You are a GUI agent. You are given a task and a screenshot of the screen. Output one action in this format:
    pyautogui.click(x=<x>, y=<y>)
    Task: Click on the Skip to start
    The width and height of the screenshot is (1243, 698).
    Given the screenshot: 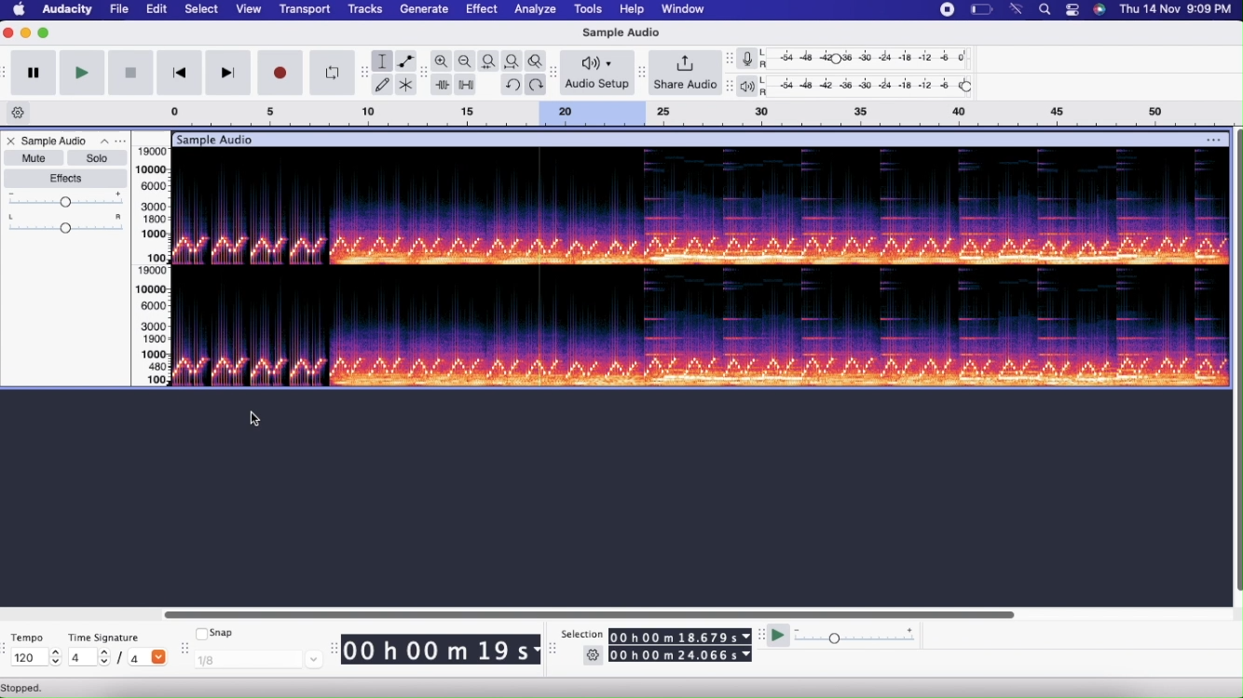 What is the action you would take?
    pyautogui.click(x=180, y=72)
    